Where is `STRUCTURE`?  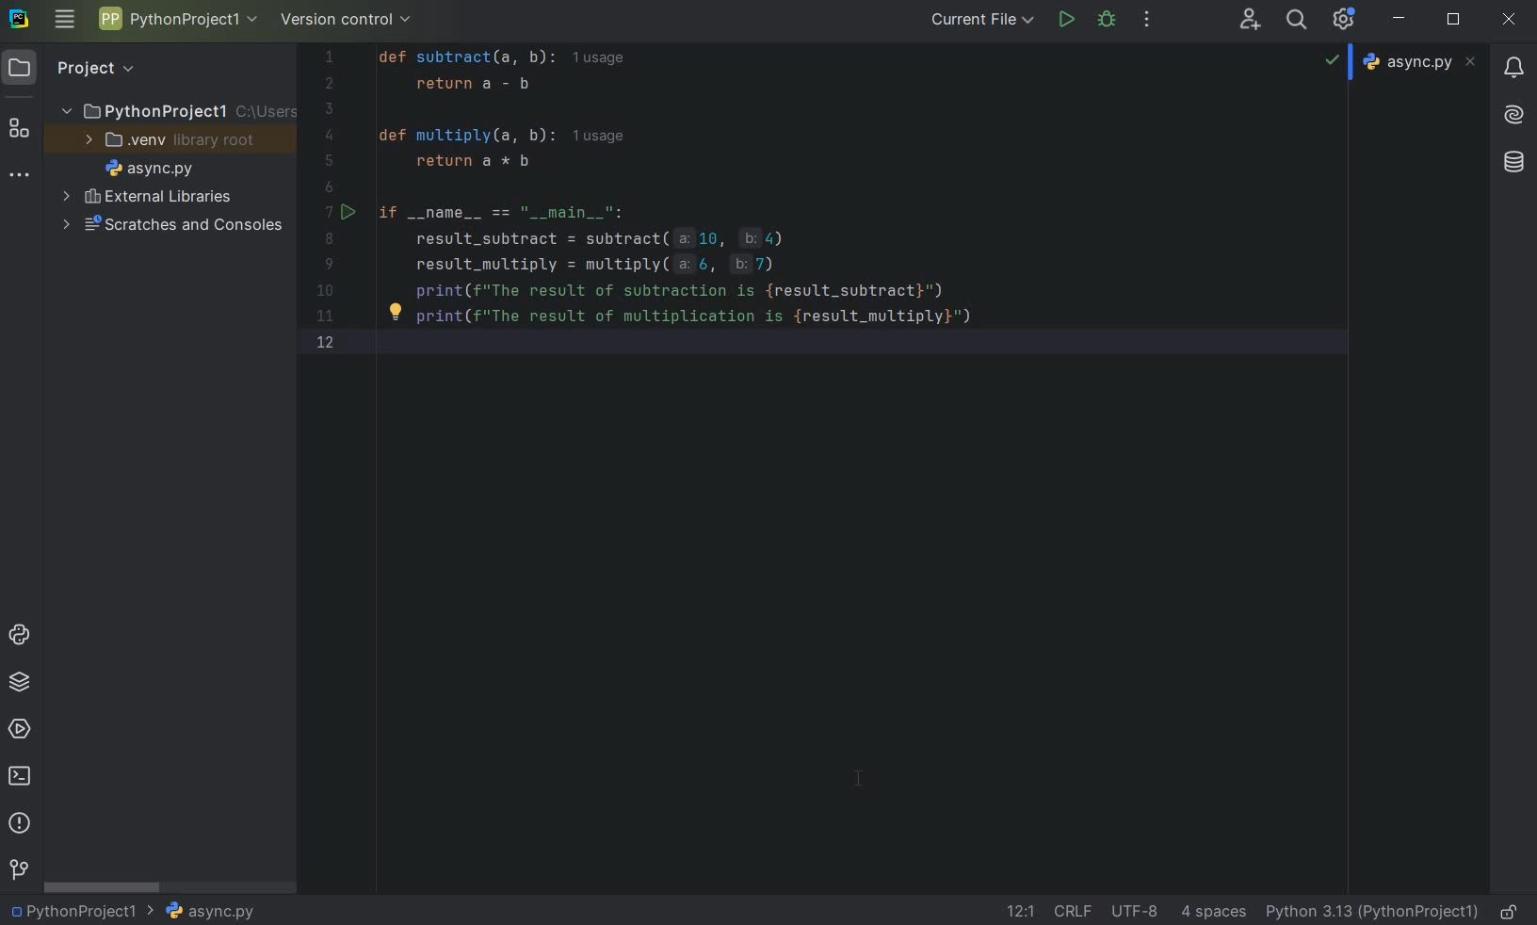
STRUCTURE is located at coordinates (21, 131).